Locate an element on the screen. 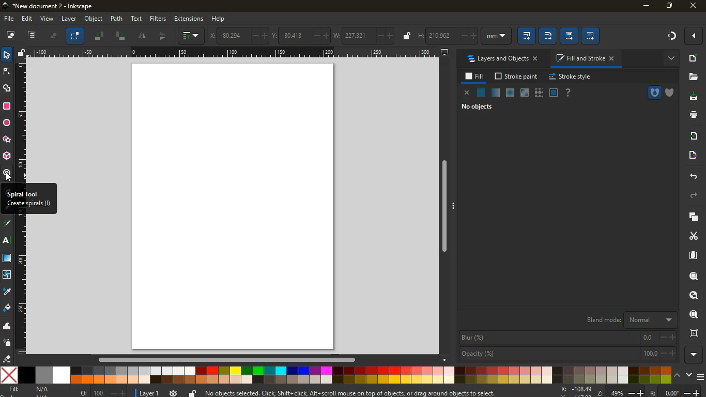  no objects is located at coordinates (473, 107).